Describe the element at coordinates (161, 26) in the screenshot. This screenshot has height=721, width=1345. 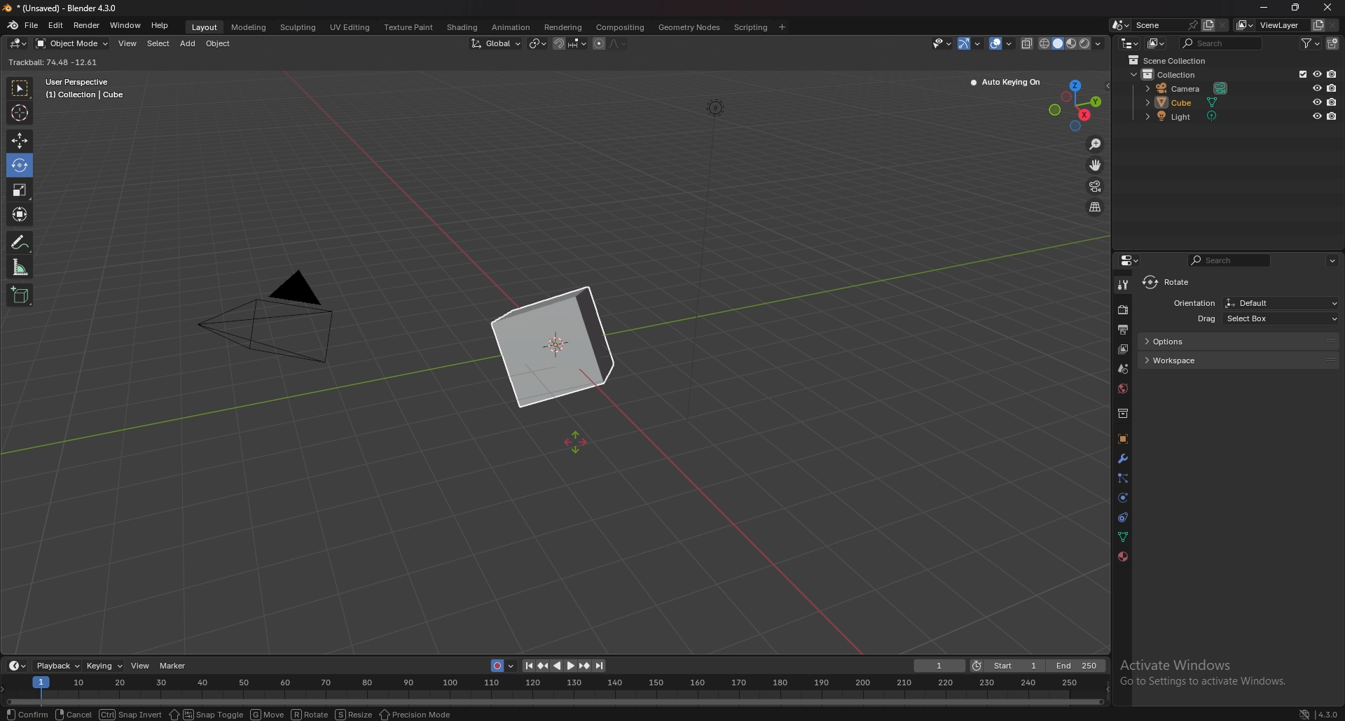
I see `help` at that location.